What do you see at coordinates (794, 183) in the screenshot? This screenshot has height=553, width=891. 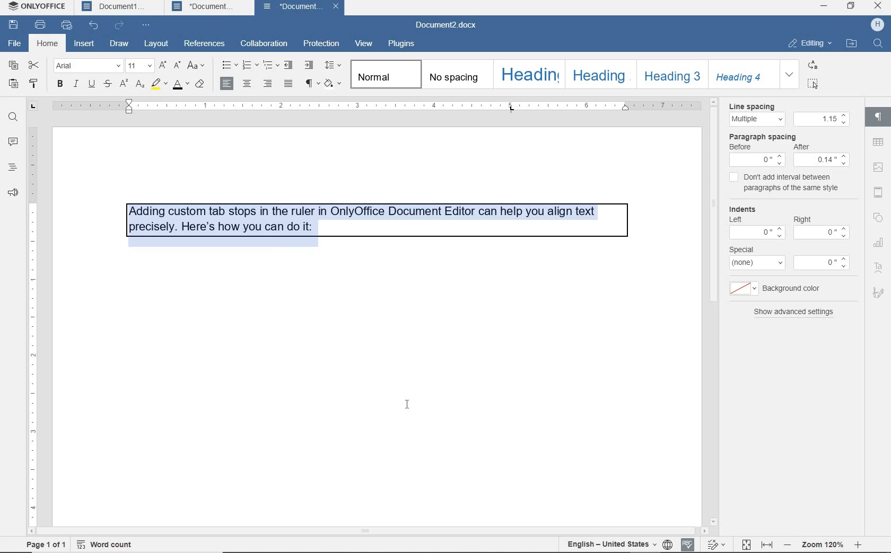 I see `don't add interval between paragraphs of the same style` at bounding box center [794, 183].